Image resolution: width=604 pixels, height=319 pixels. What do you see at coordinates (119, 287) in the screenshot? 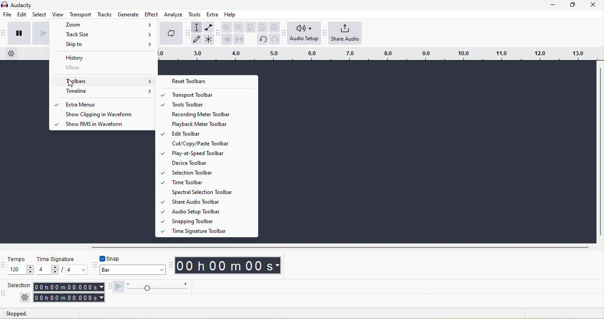
I see `play at speed` at bounding box center [119, 287].